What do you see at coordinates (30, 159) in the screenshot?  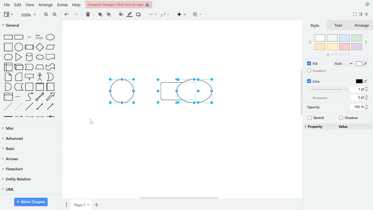 I see `arrows` at bounding box center [30, 159].